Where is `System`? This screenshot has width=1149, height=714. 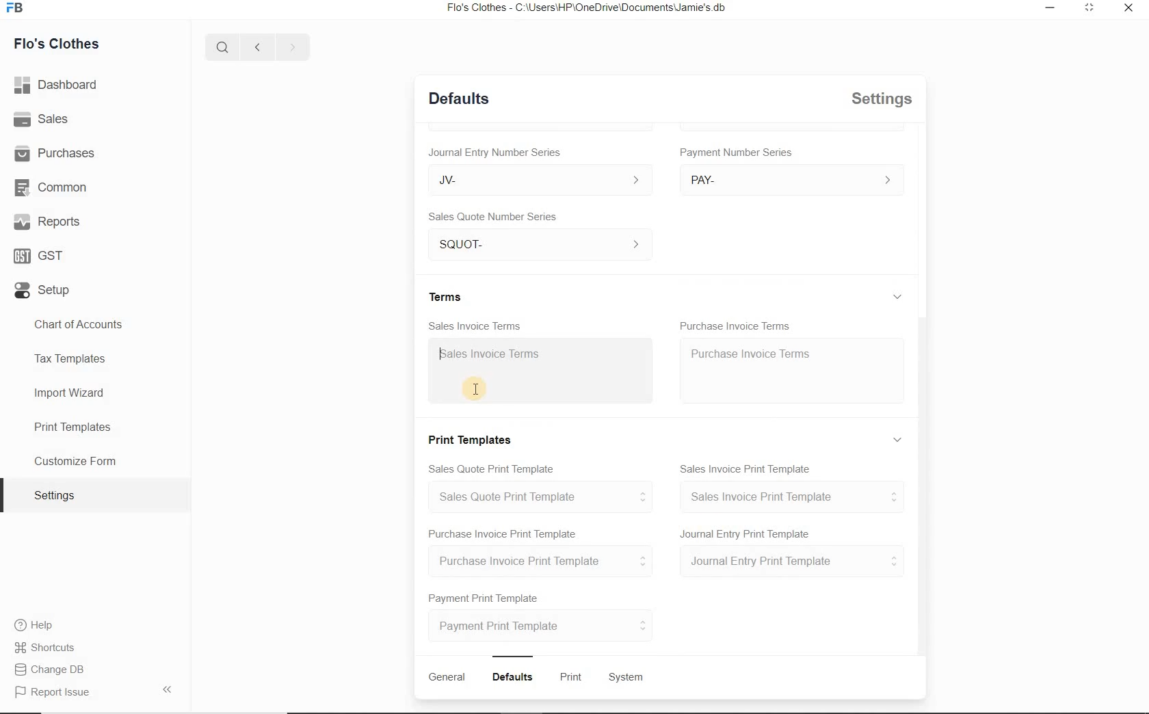
System is located at coordinates (627, 678).